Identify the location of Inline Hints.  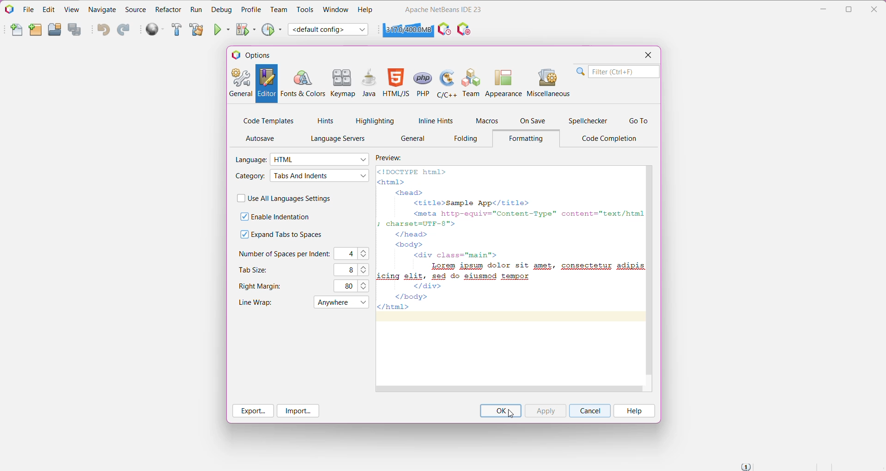
(434, 121).